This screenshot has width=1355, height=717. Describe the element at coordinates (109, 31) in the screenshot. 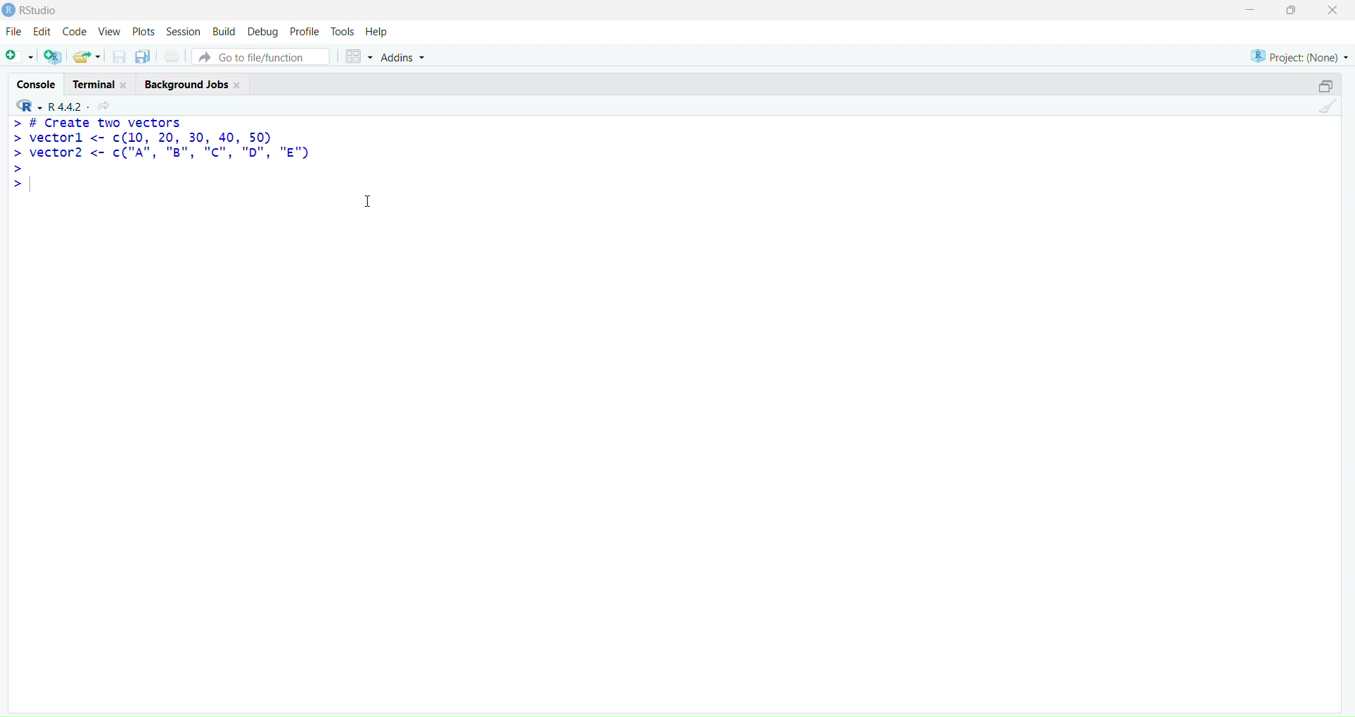

I see `View` at that location.